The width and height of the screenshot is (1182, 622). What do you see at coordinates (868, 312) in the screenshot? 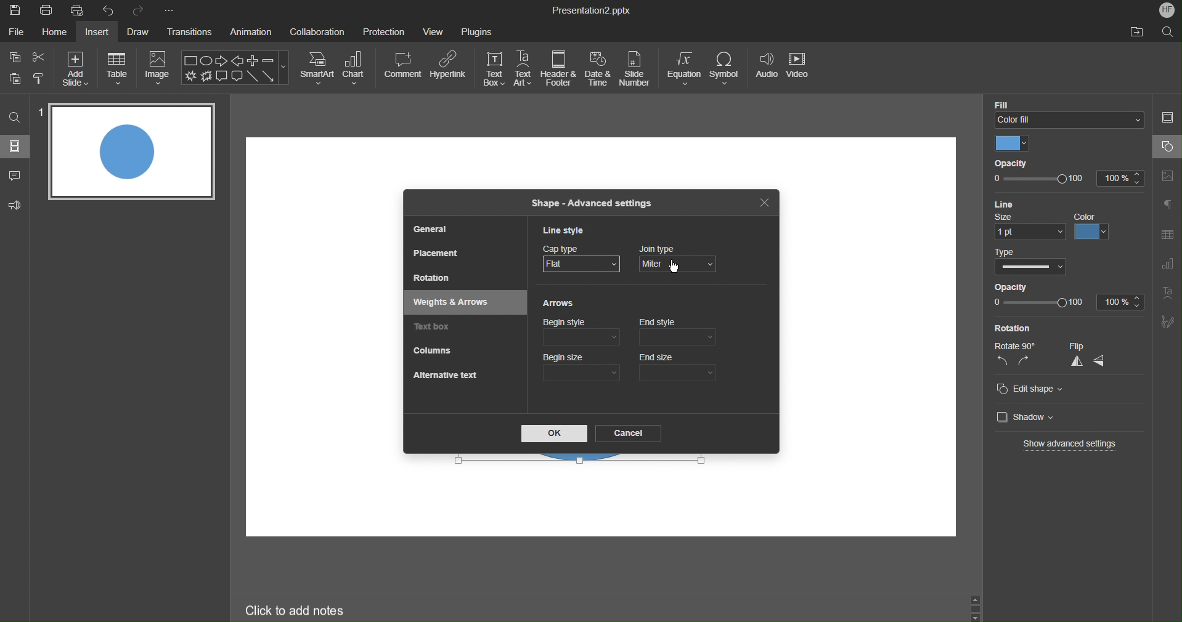
I see `workspace` at bounding box center [868, 312].